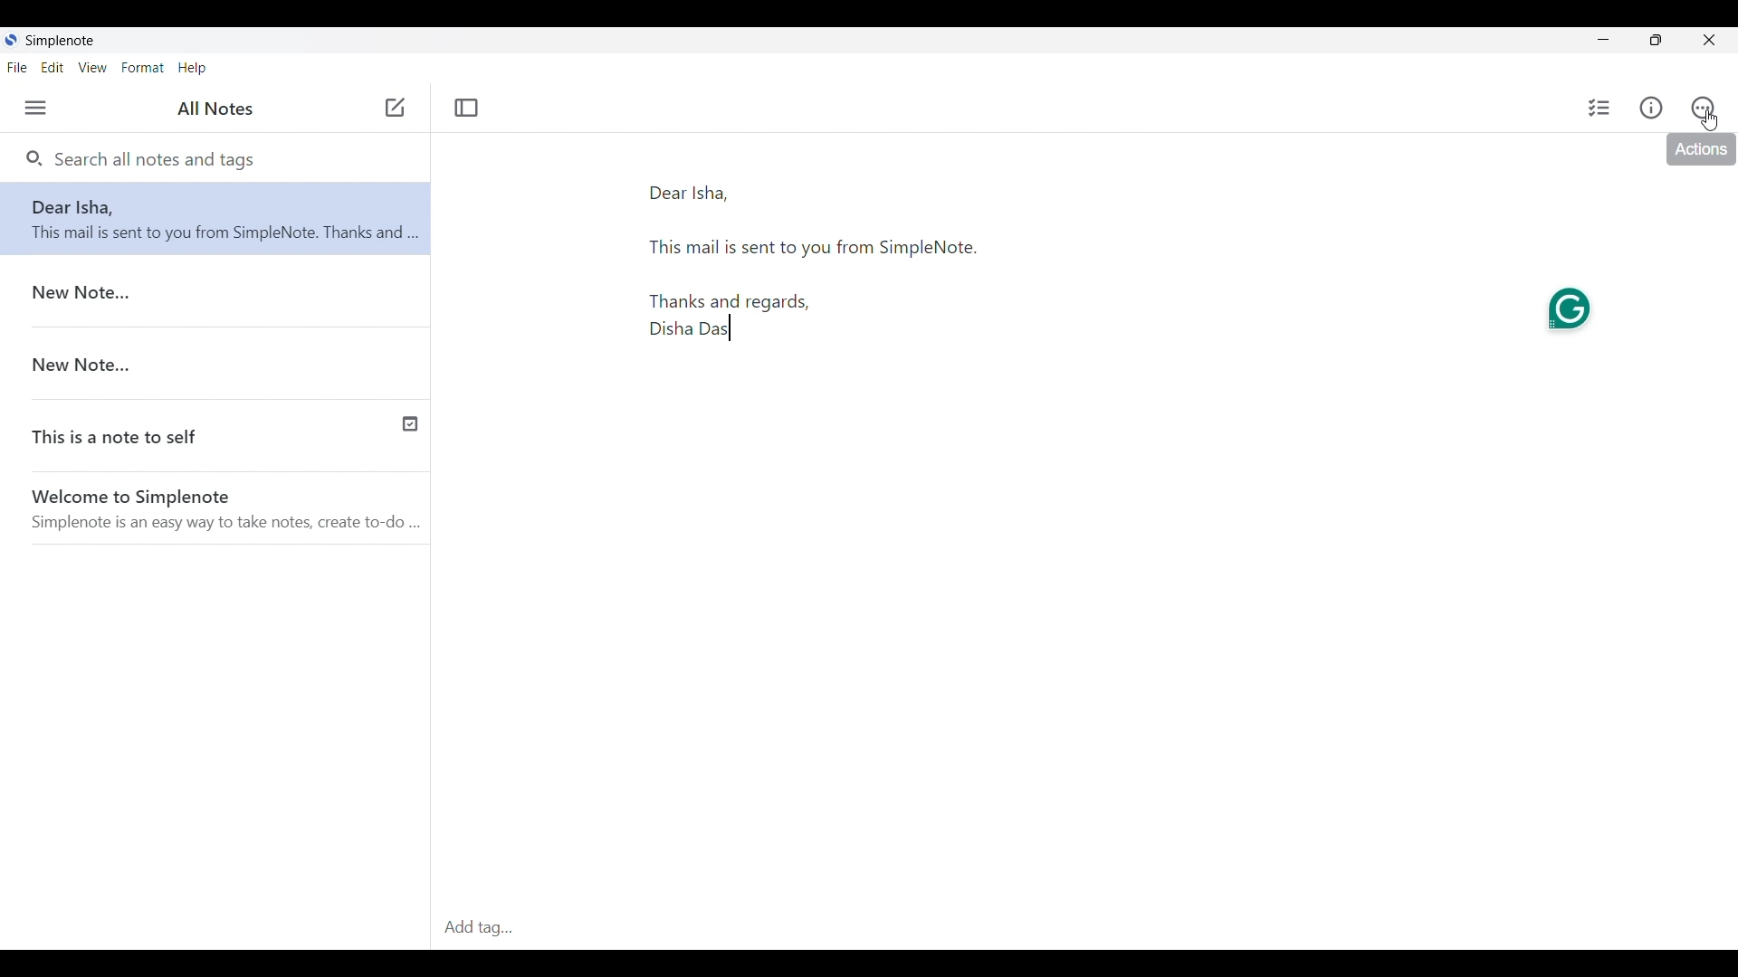 This screenshot has width=1738, height=977. Describe the element at coordinates (215, 289) in the screenshot. I see `New Note...` at that location.